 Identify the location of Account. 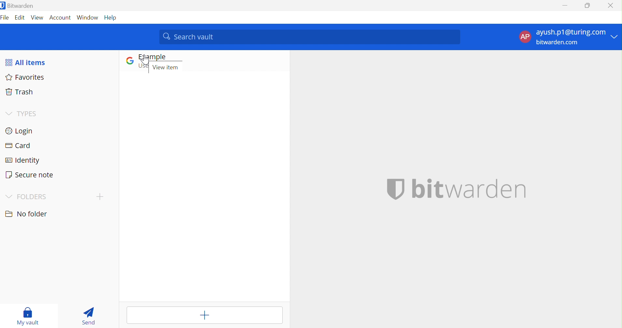
(60, 17).